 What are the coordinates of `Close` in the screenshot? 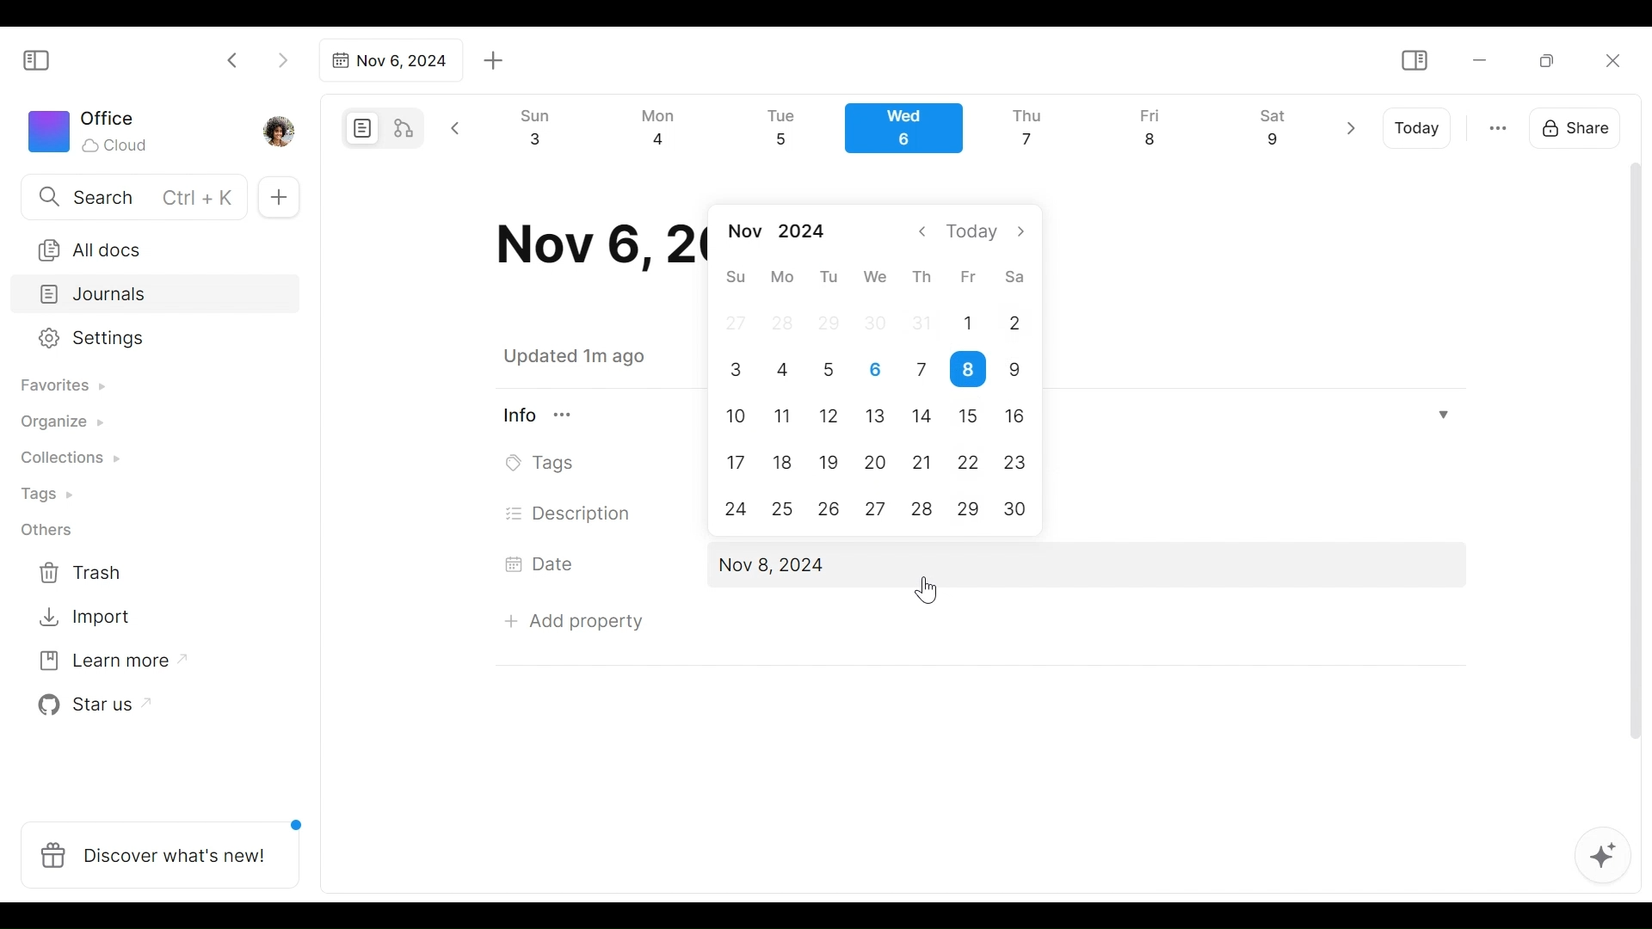 It's located at (1612, 60).